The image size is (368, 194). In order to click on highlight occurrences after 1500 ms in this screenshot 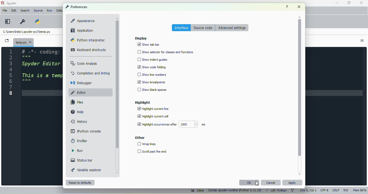, I will do `click(171, 124)`.